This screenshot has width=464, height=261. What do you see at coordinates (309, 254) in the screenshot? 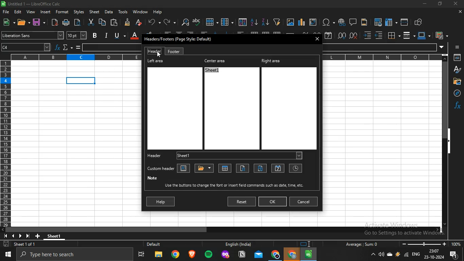
I see `libreoffice calc` at bounding box center [309, 254].